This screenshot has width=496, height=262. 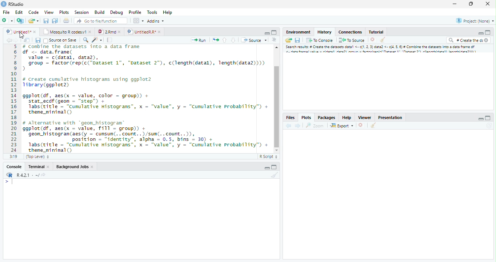 I want to click on Run, so click(x=199, y=40).